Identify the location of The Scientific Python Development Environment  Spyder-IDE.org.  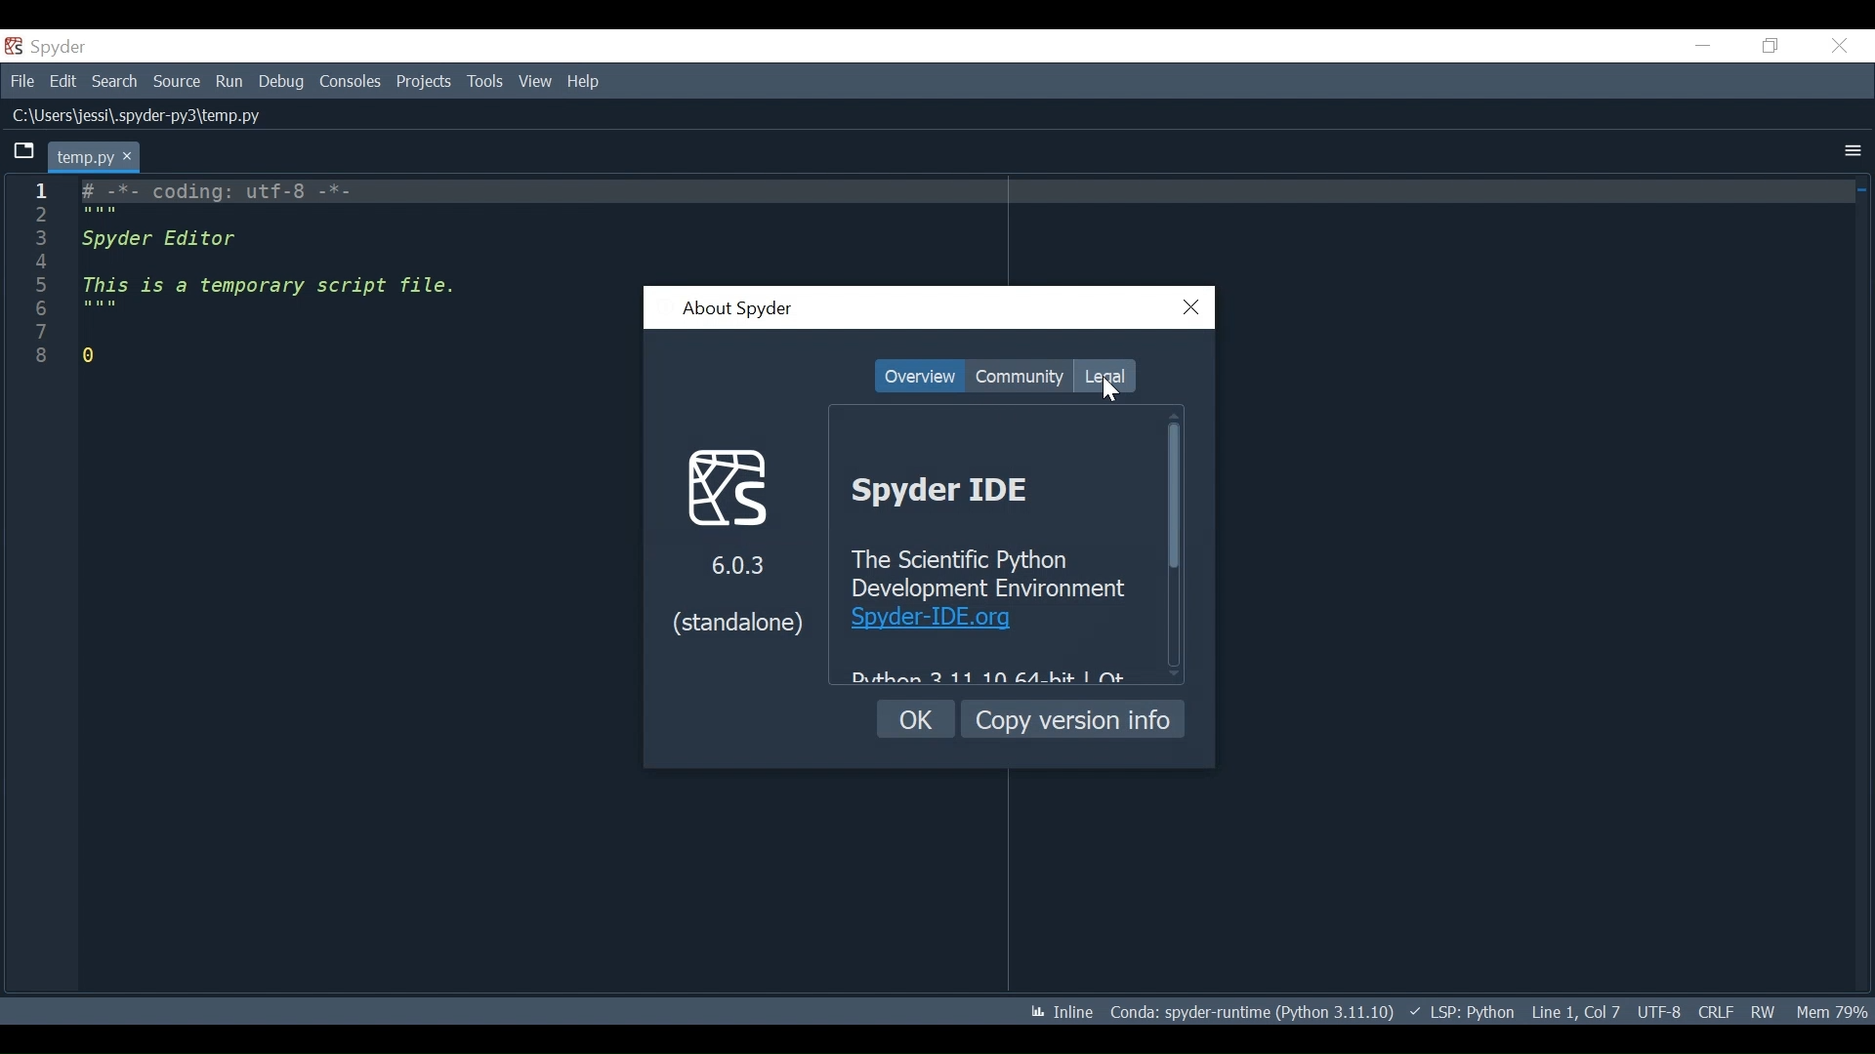
(997, 589).